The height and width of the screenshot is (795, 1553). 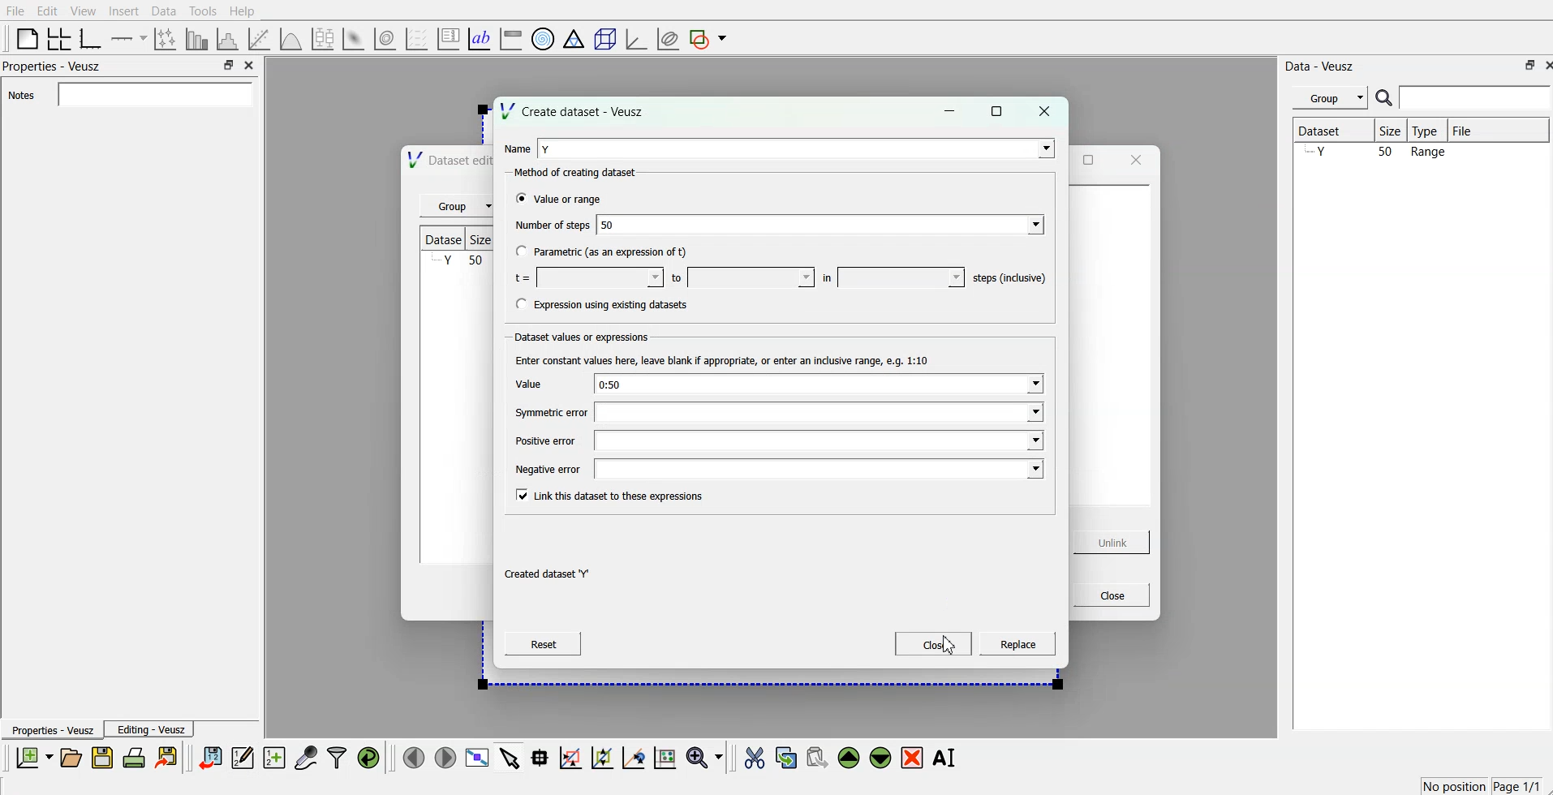 I want to click on Dataset, so click(x=1319, y=129).